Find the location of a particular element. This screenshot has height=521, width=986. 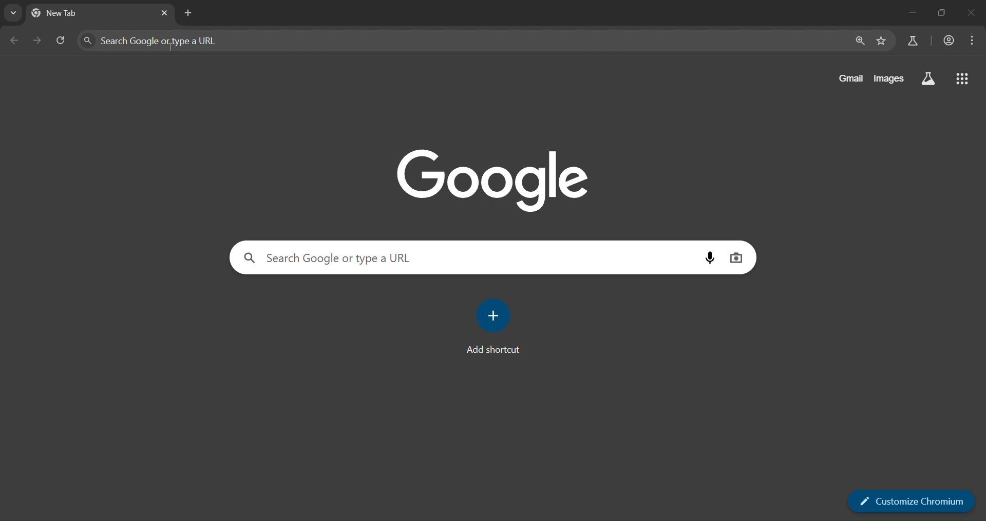

gmail is located at coordinates (848, 79).